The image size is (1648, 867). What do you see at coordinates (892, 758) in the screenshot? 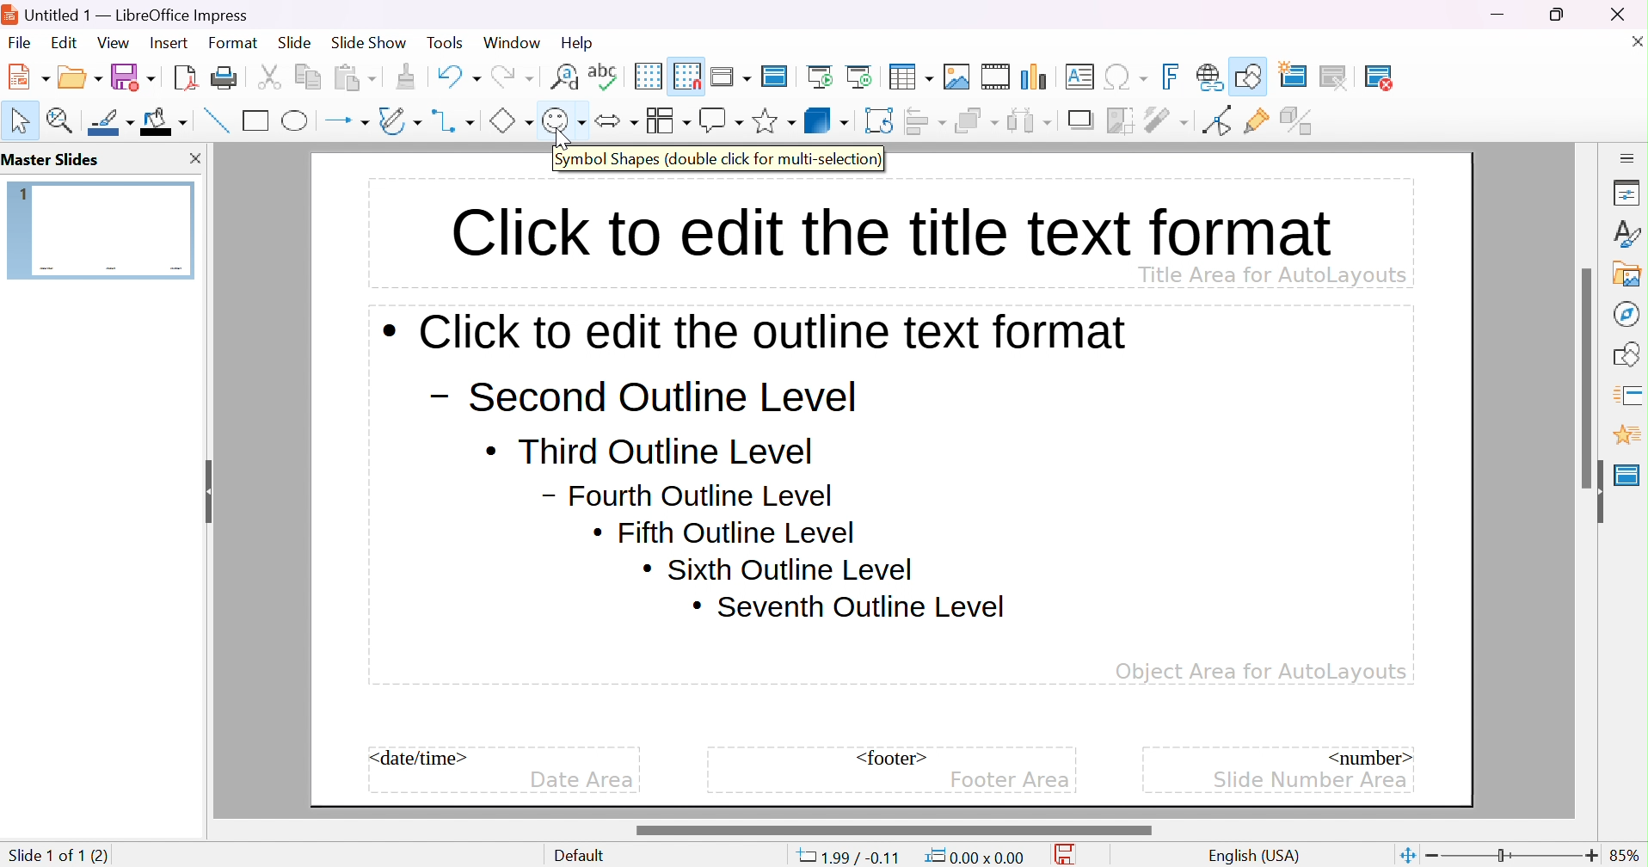
I see `<footer>` at bounding box center [892, 758].